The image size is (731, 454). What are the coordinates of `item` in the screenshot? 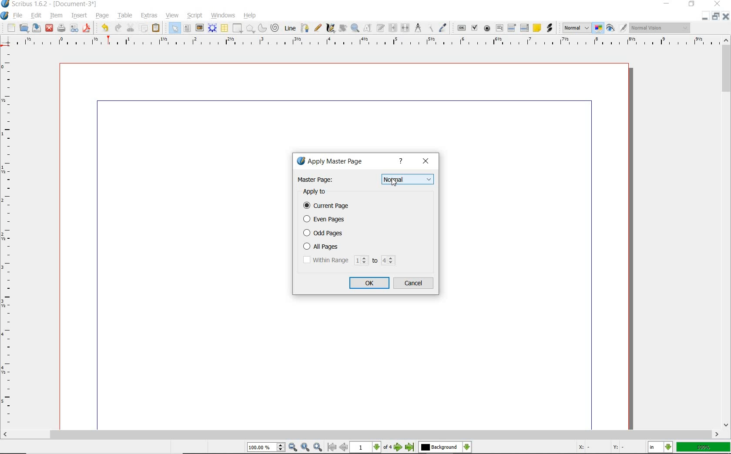 It's located at (55, 16).